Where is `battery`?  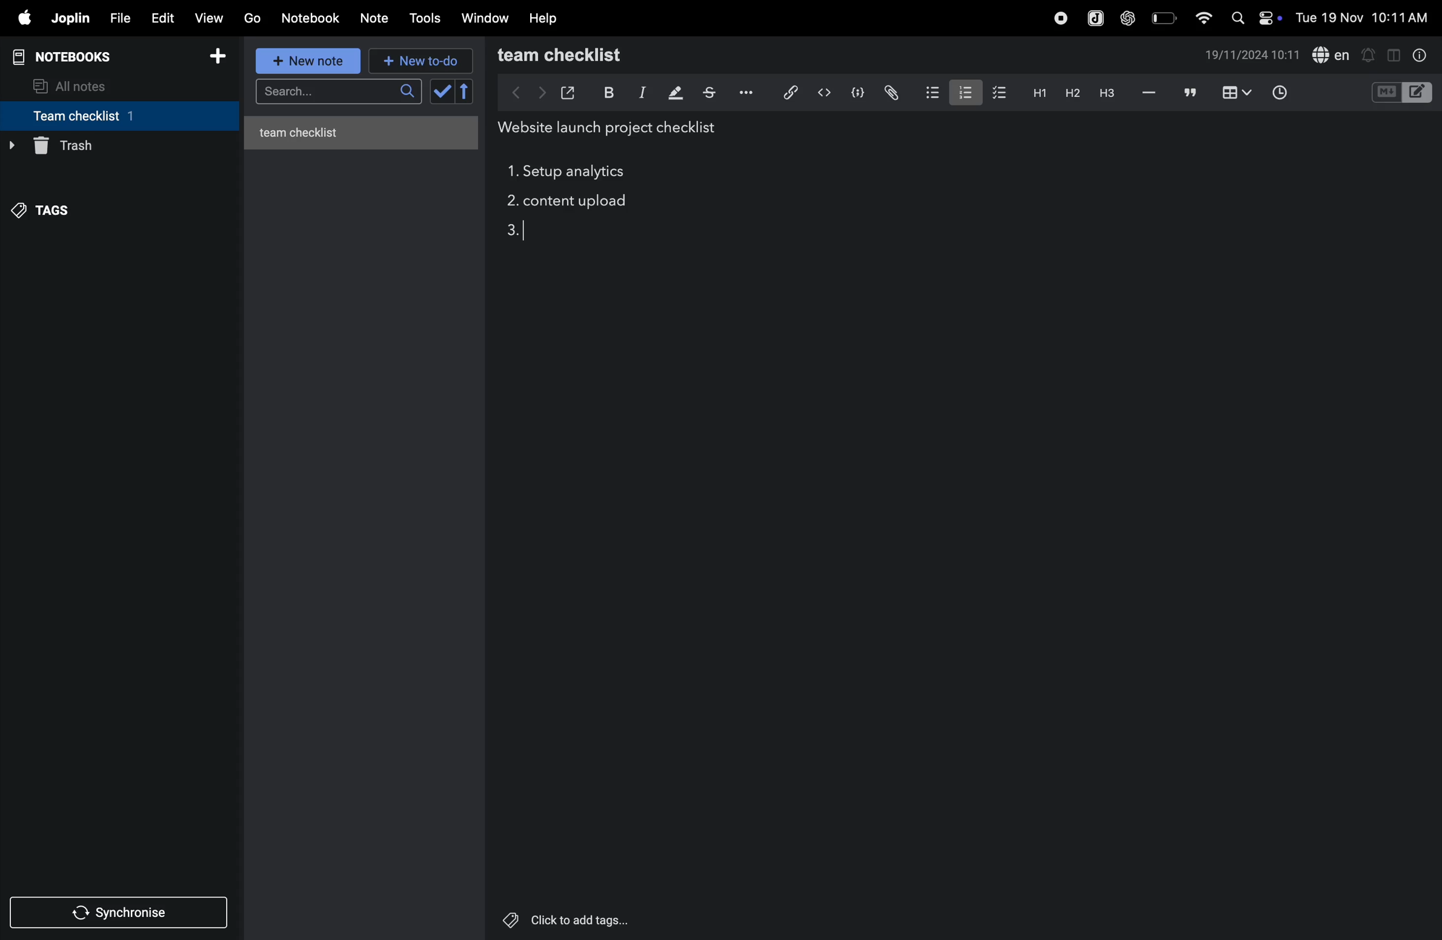 battery is located at coordinates (1163, 18).